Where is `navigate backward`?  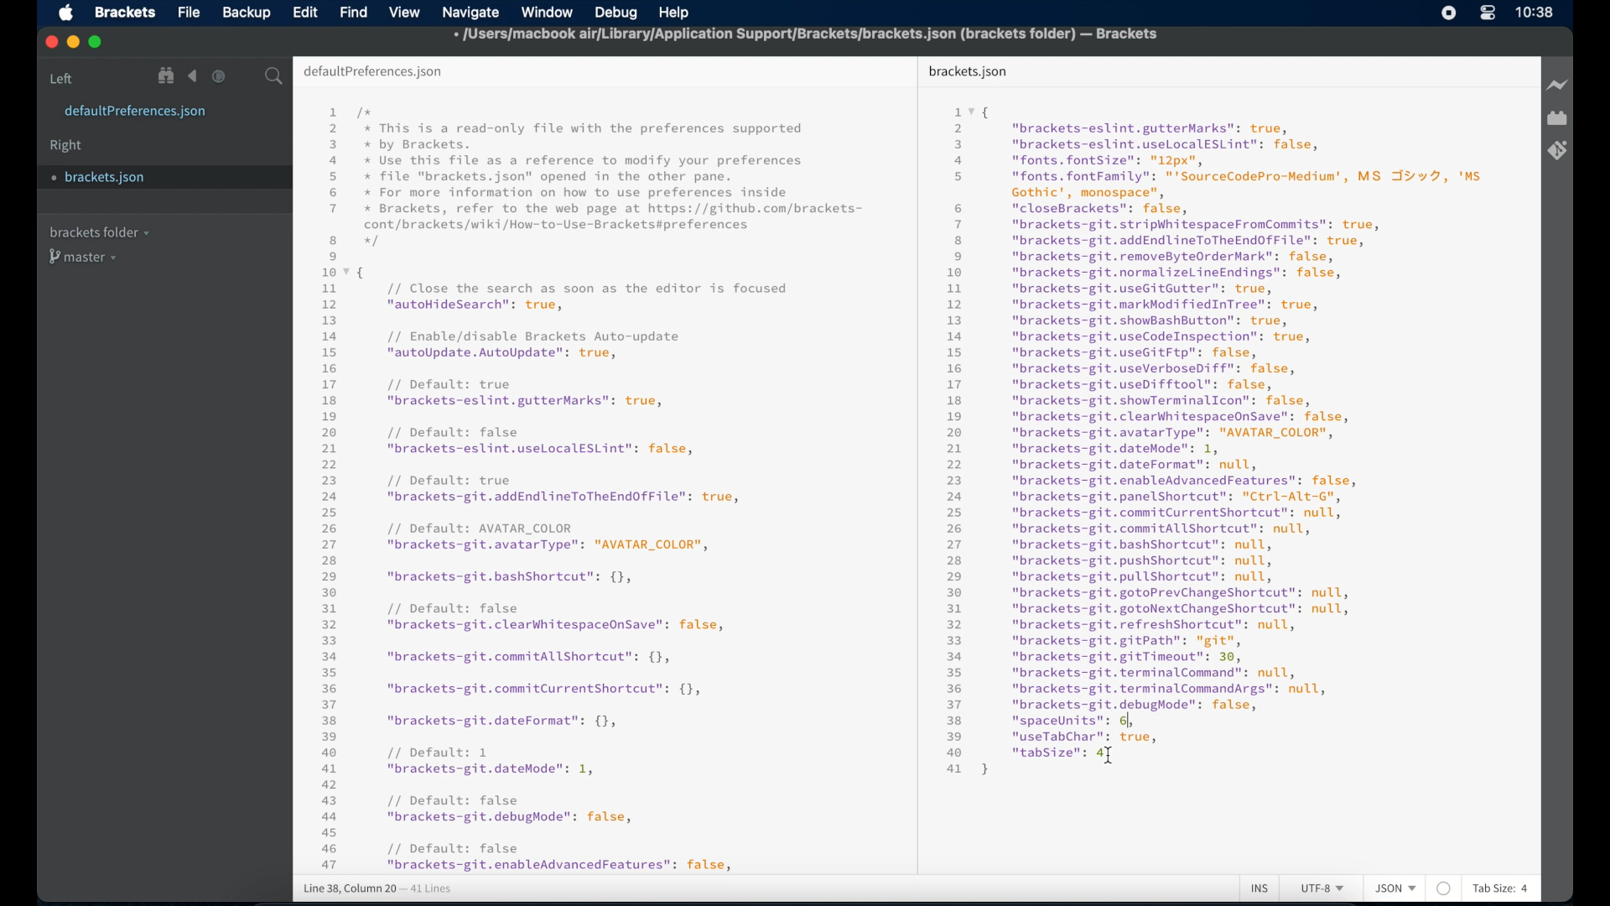
navigate backward is located at coordinates (193, 76).